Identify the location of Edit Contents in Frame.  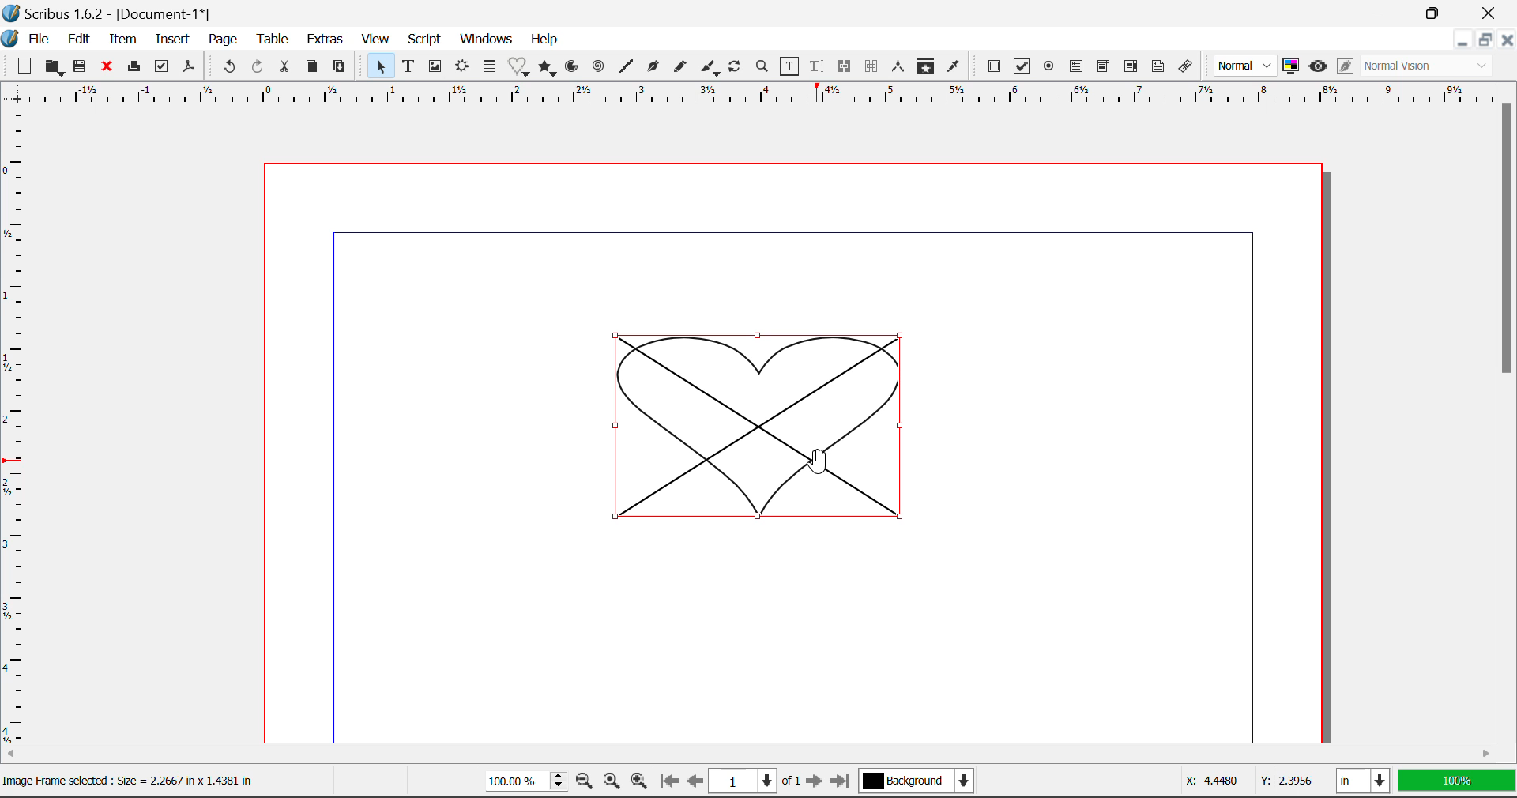
(791, 66).